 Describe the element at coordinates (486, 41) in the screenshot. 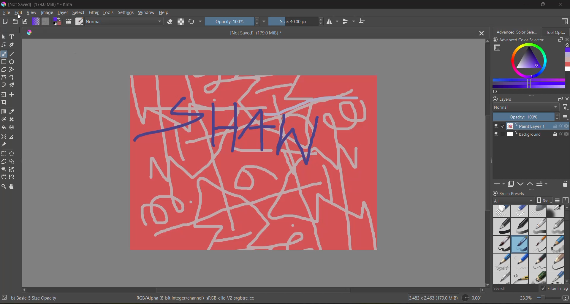

I see `scroll up` at that location.